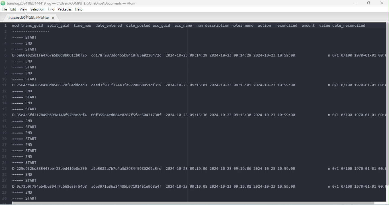  Describe the element at coordinates (196, 203) in the screenshot. I see `Horizontal scroll bar` at that location.